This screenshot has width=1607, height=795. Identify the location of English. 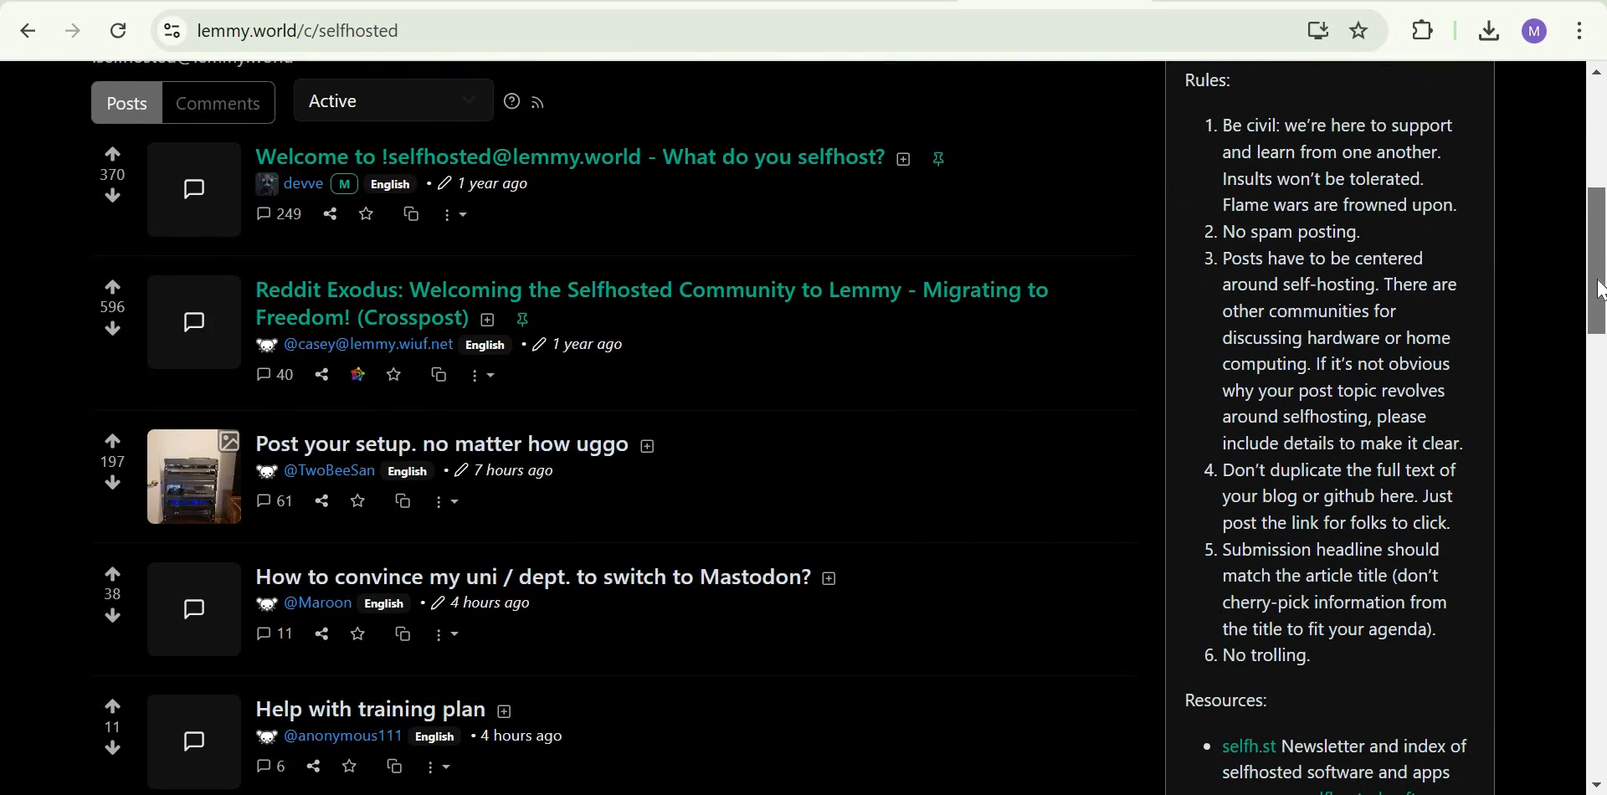
(408, 471).